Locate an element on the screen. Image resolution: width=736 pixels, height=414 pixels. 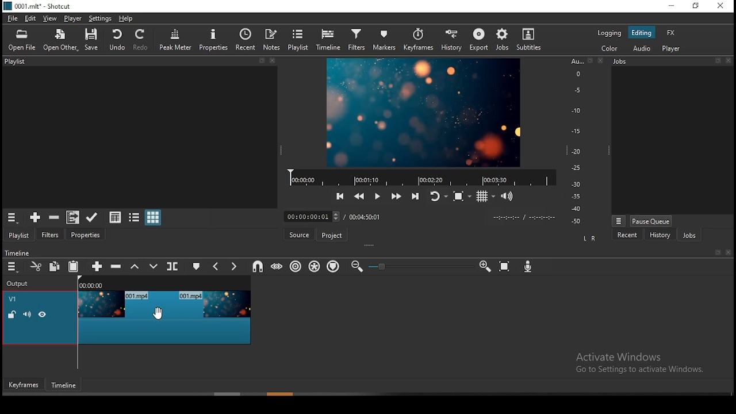
play quickly backward is located at coordinates (361, 195).